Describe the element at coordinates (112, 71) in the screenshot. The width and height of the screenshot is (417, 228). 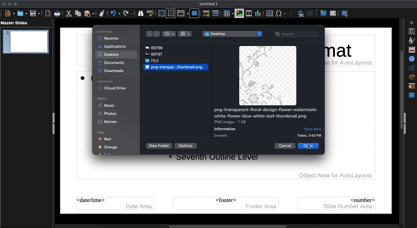
I see `Downloads` at that location.